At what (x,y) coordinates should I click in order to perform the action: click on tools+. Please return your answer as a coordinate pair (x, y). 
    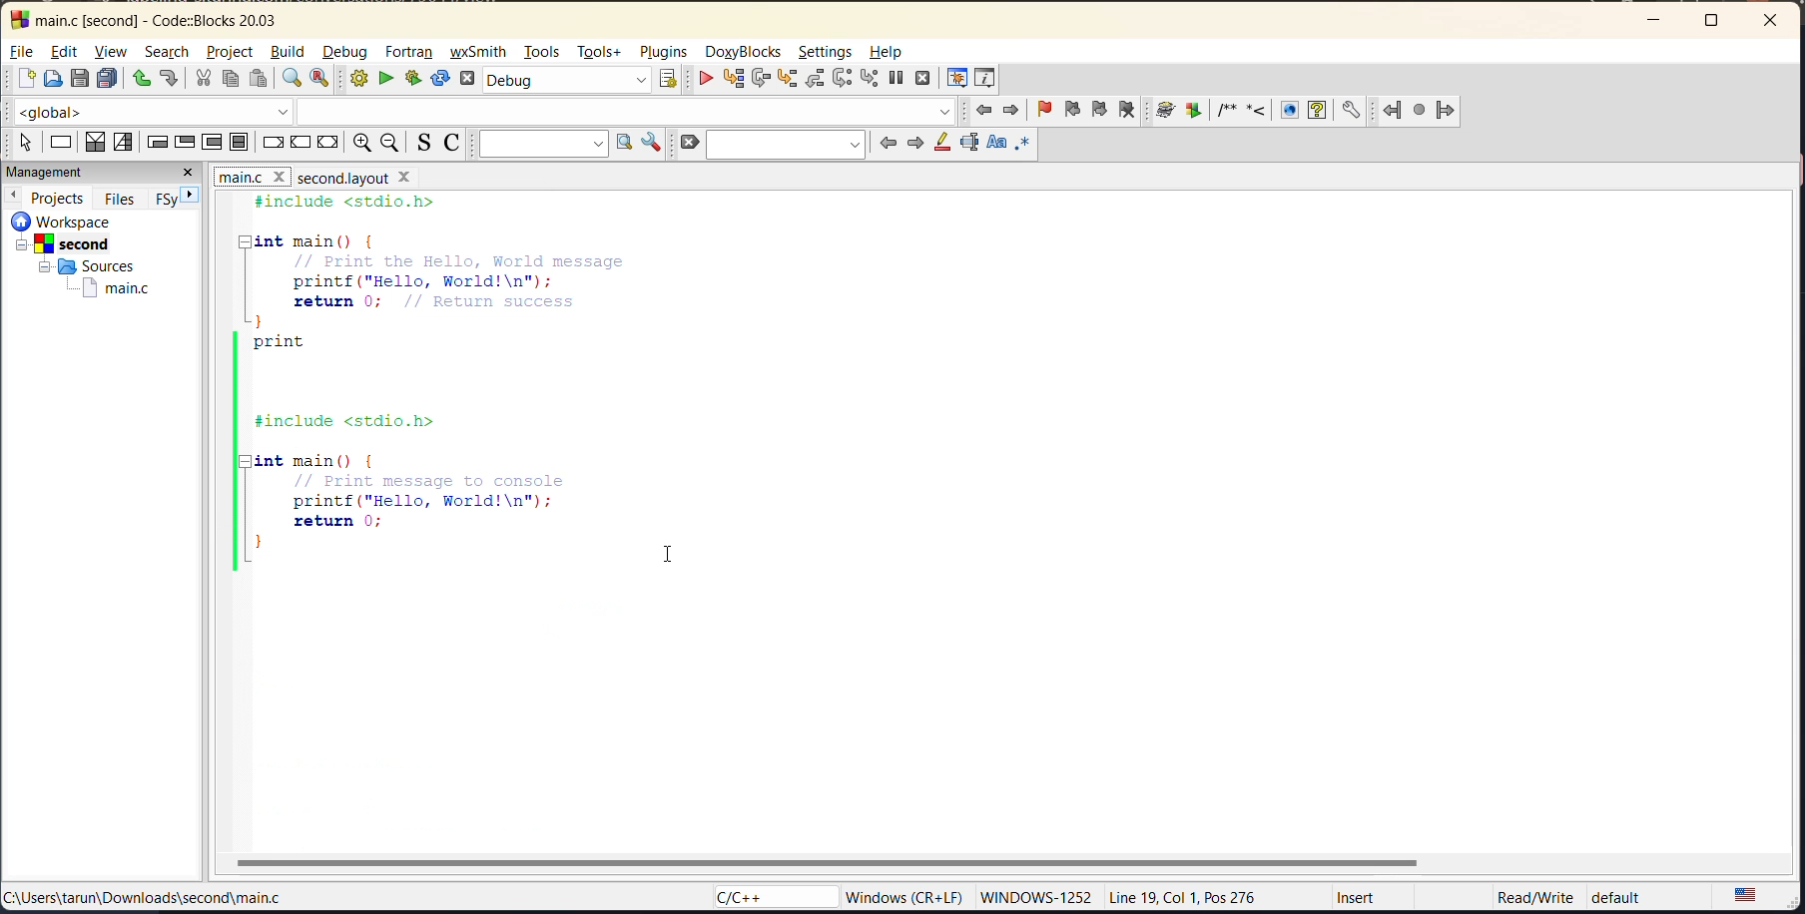
    Looking at the image, I should click on (598, 53).